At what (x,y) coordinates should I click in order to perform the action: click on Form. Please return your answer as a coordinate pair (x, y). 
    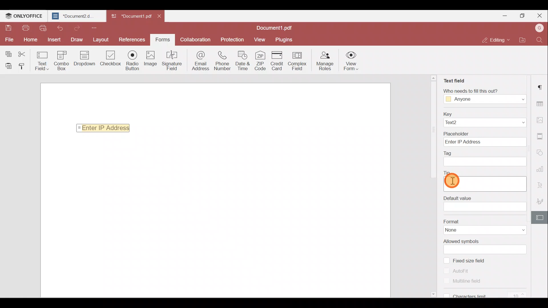
    Looking at the image, I should click on (162, 39).